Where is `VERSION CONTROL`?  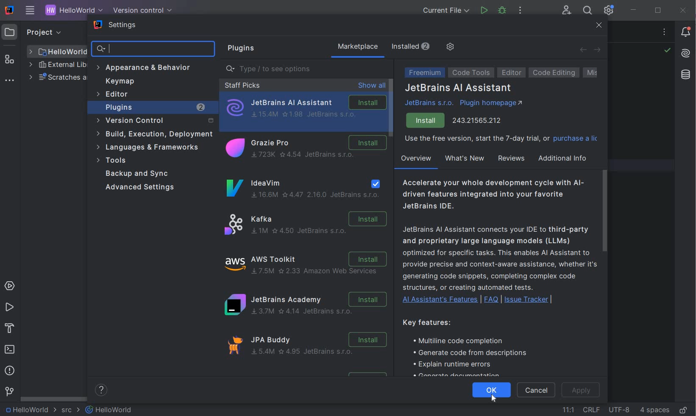
VERSION CONTROL is located at coordinates (9, 391).